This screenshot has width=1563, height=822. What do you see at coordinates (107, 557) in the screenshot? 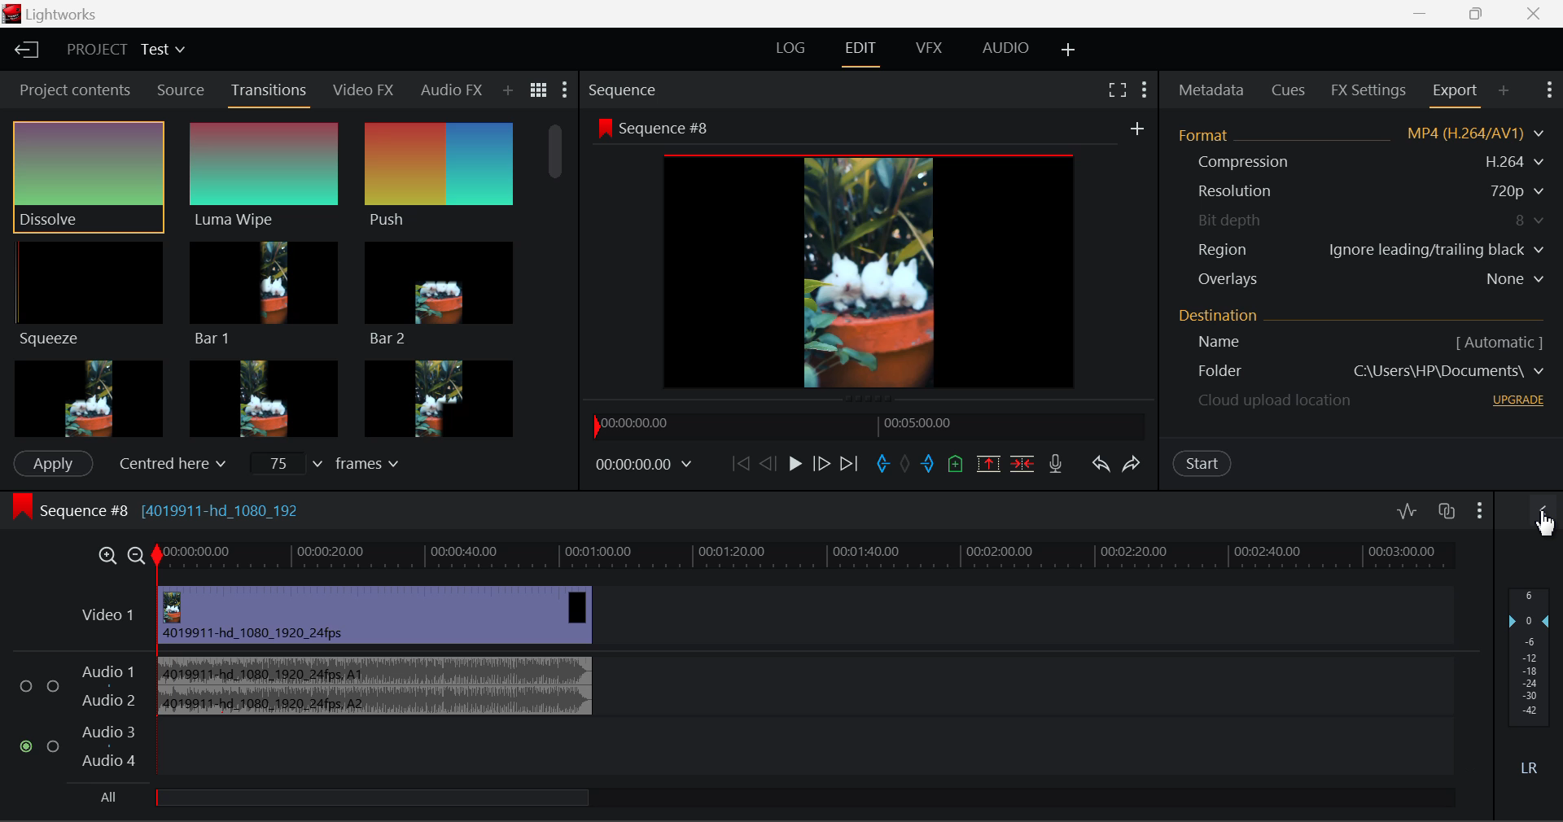
I see `Timeline Zoom In` at bounding box center [107, 557].